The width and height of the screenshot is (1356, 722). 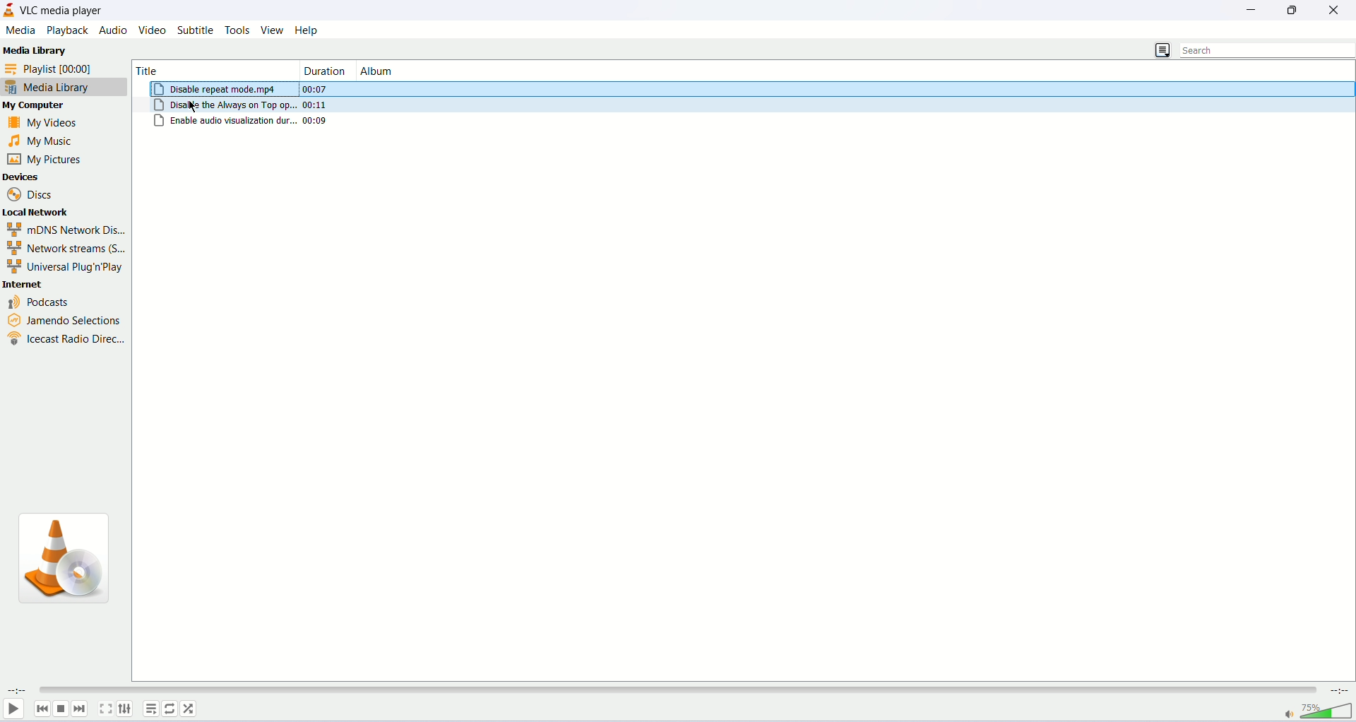 What do you see at coordinates (319, 89) in the screenshot?
I see `00:07` at bounding box center [319, 89].